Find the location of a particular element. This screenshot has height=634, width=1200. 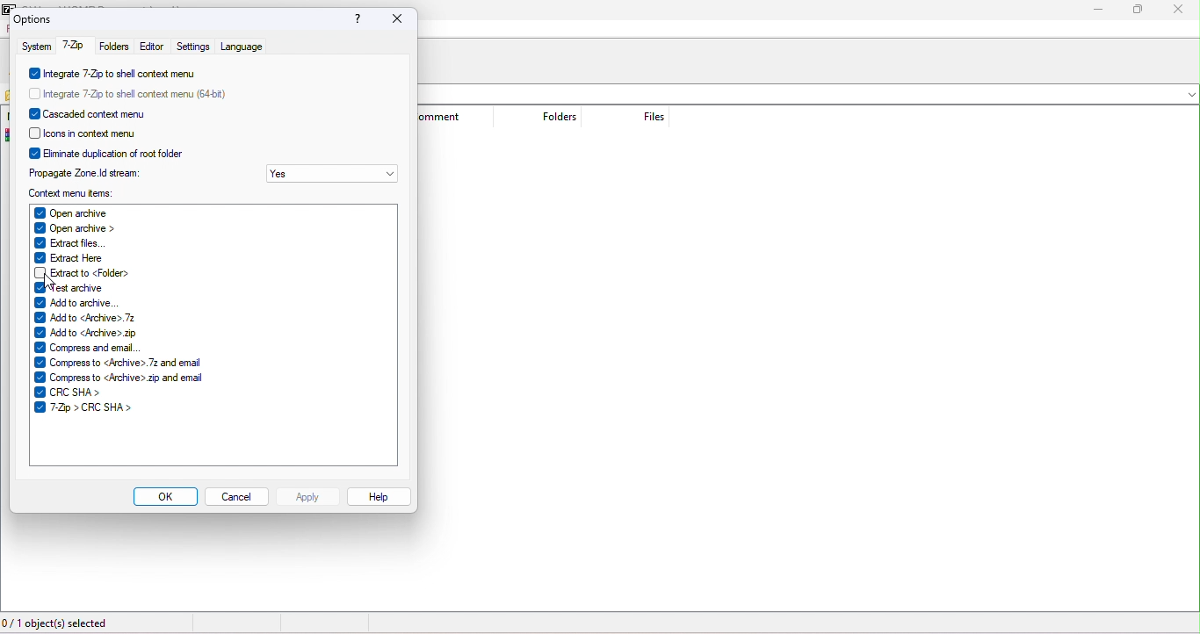

close is located at coordinates (394, 18).